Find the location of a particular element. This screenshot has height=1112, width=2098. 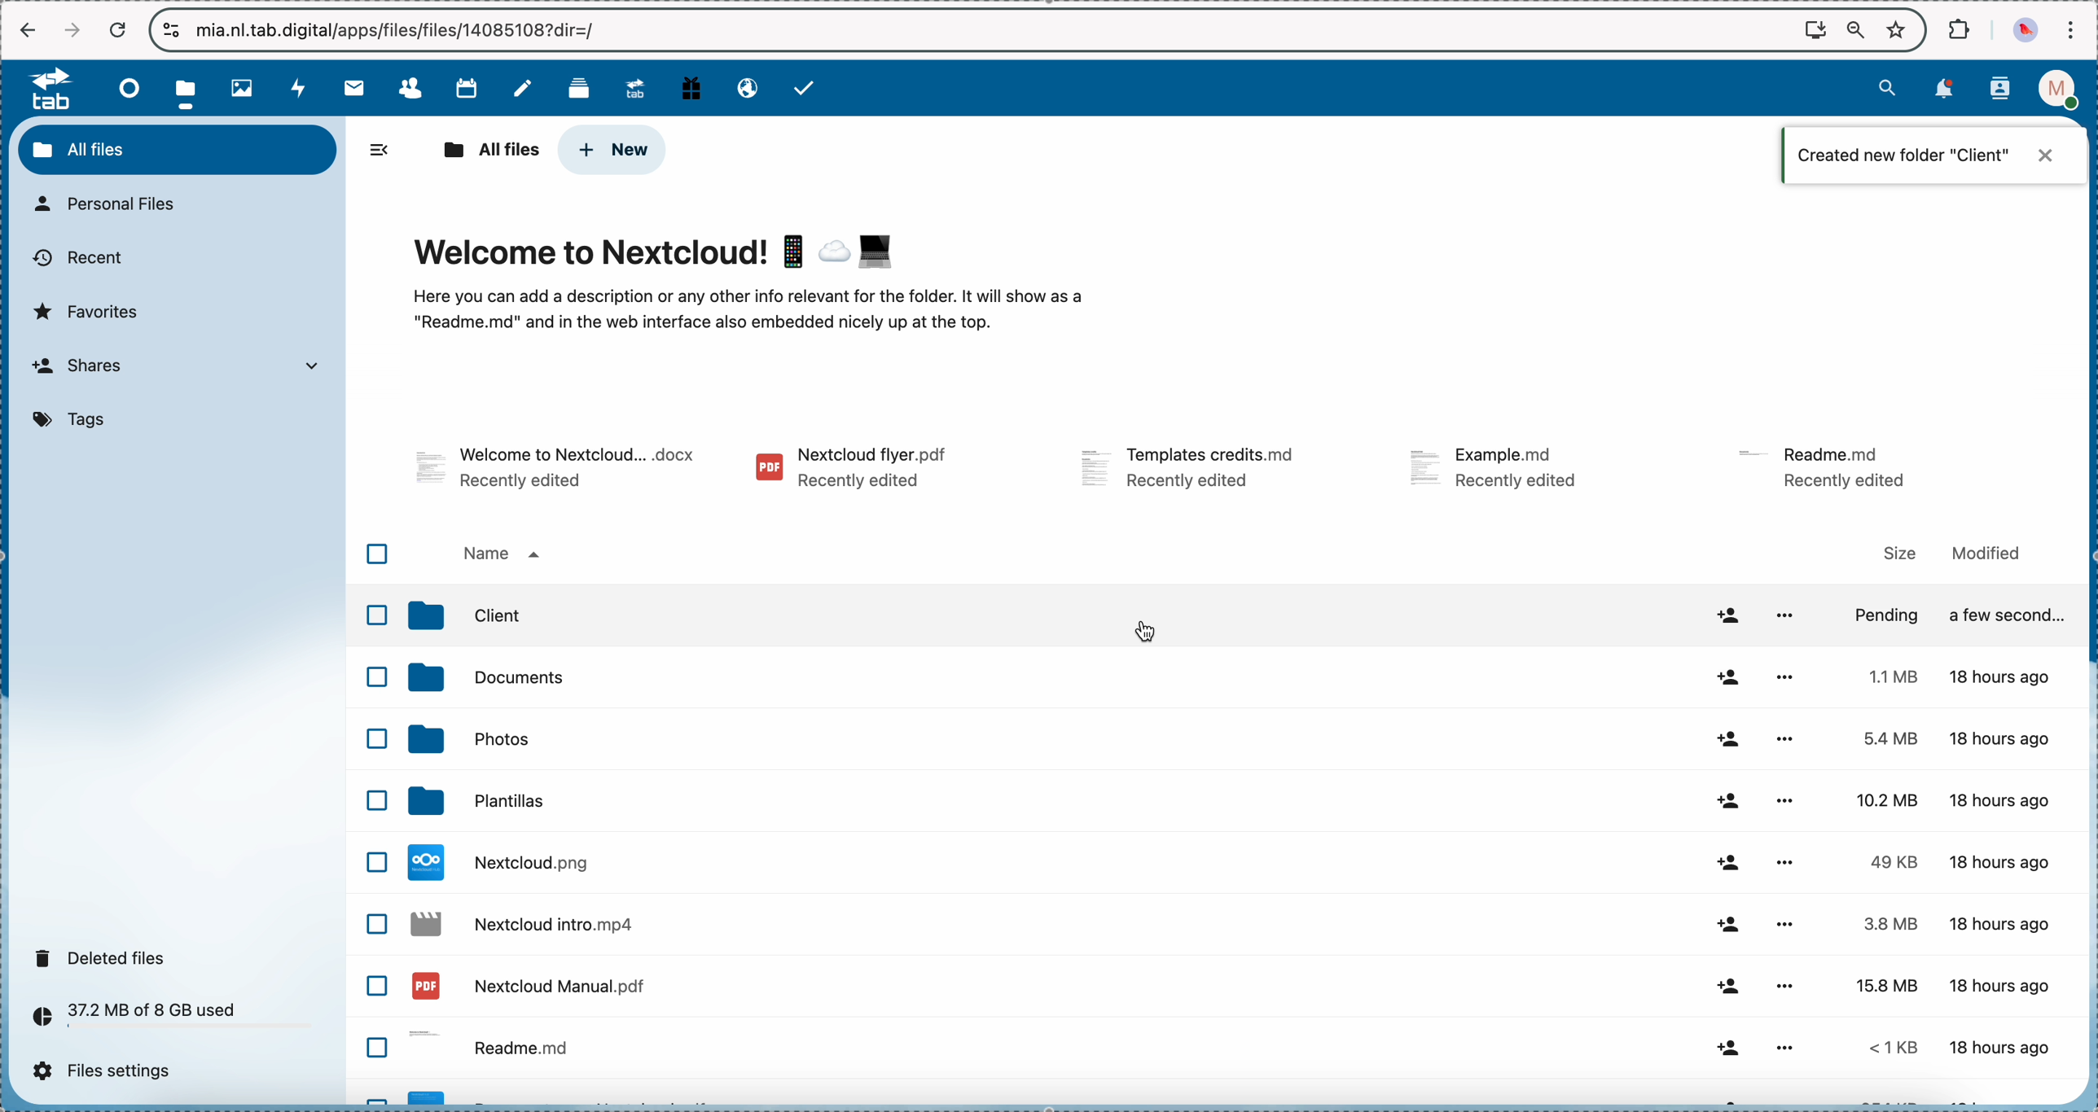

navigate back is located at coordinates (29, 32).